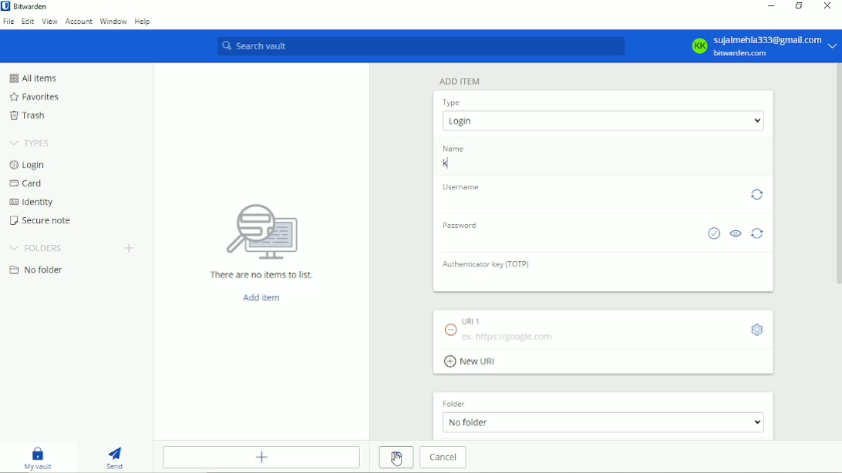  I want to click on Authenticator key (TOTP), so click(485, 263).